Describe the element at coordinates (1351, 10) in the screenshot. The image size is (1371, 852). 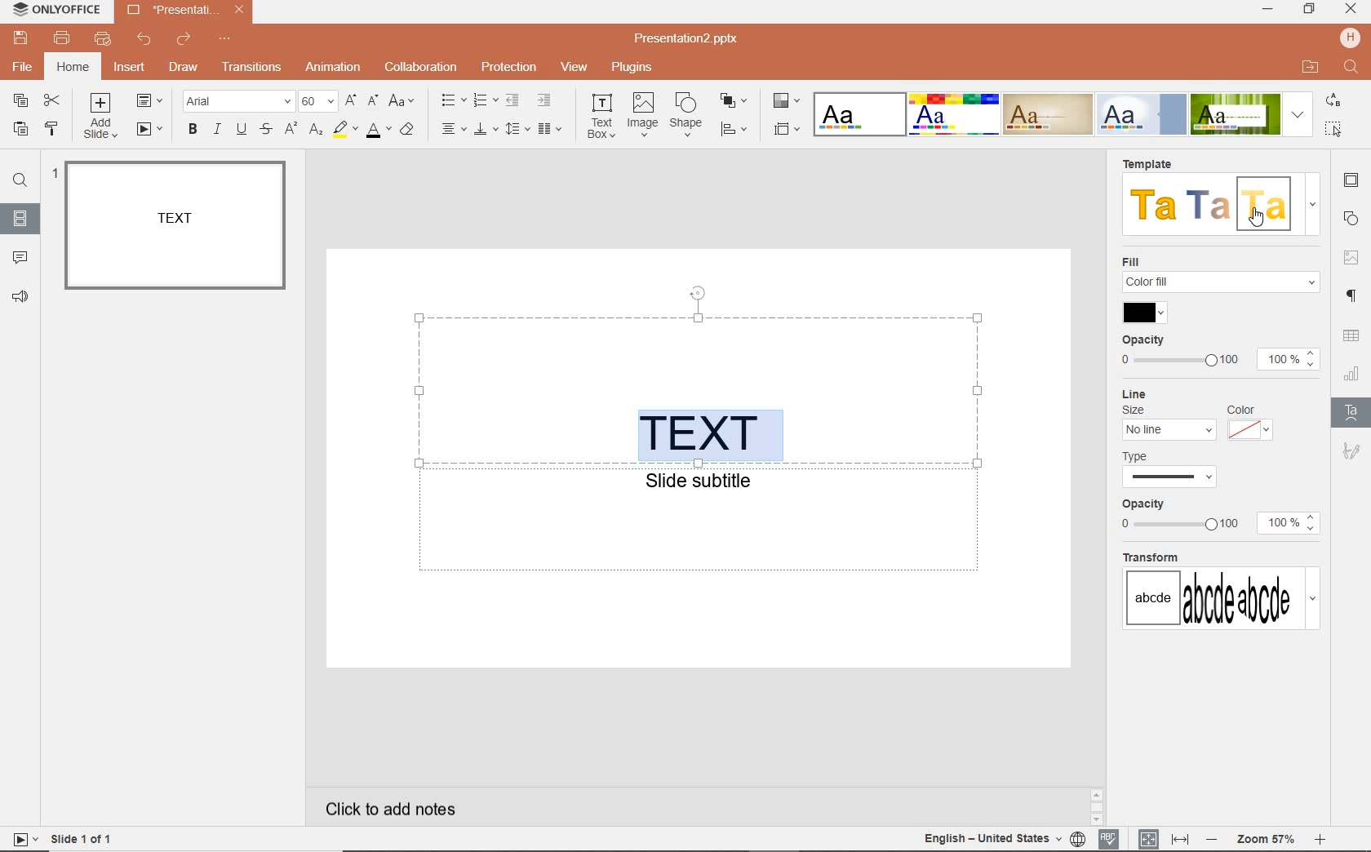
I see `close` at that location.